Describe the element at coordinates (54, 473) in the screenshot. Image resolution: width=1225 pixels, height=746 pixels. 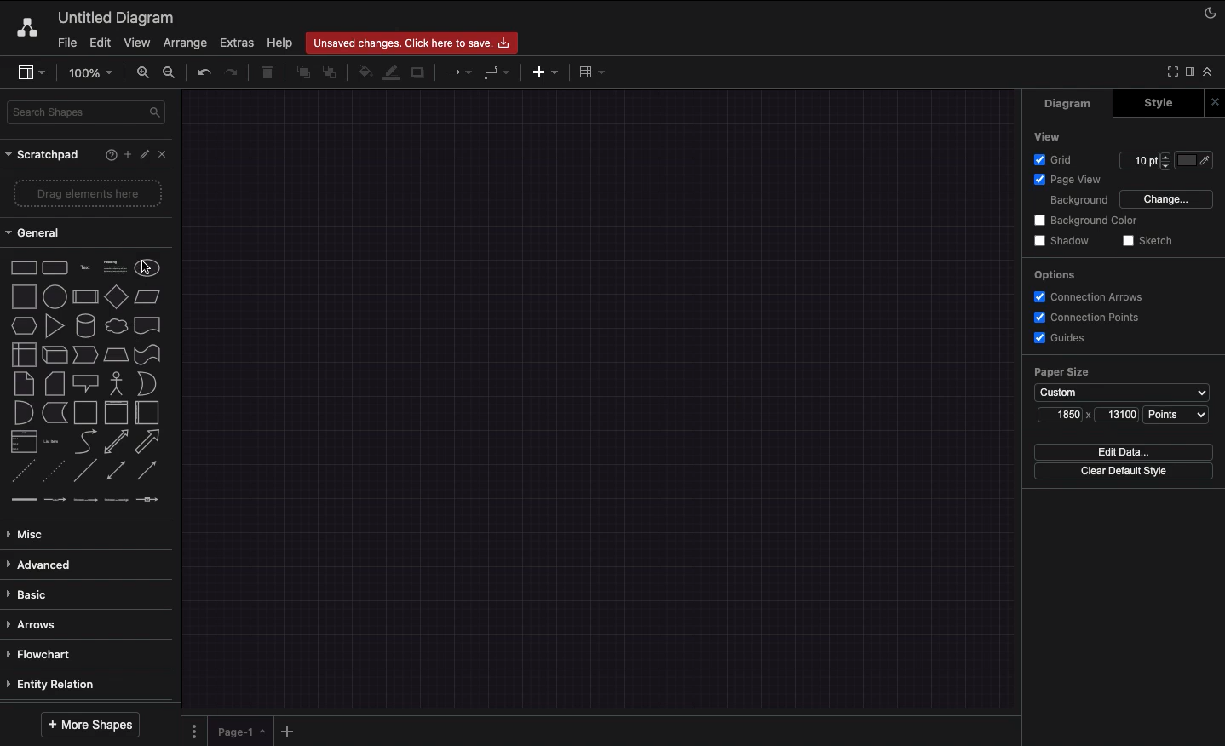
I see `Dotted line` at that location.